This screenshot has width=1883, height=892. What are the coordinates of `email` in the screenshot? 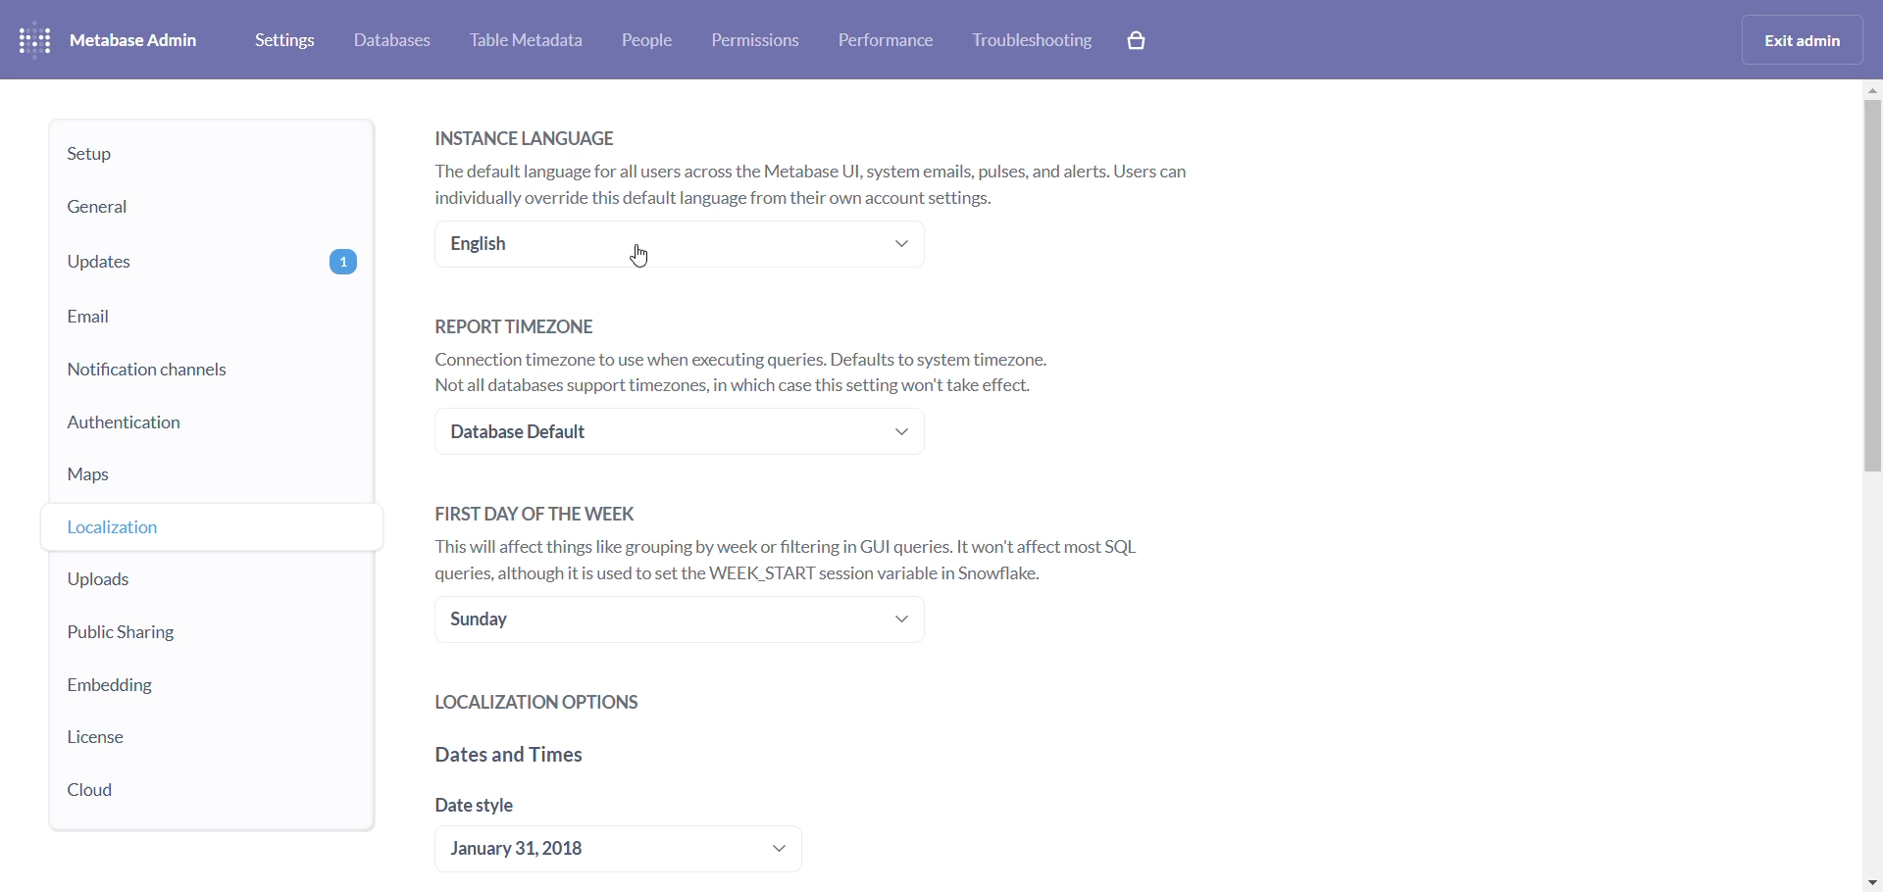 It's located at (208, 317).